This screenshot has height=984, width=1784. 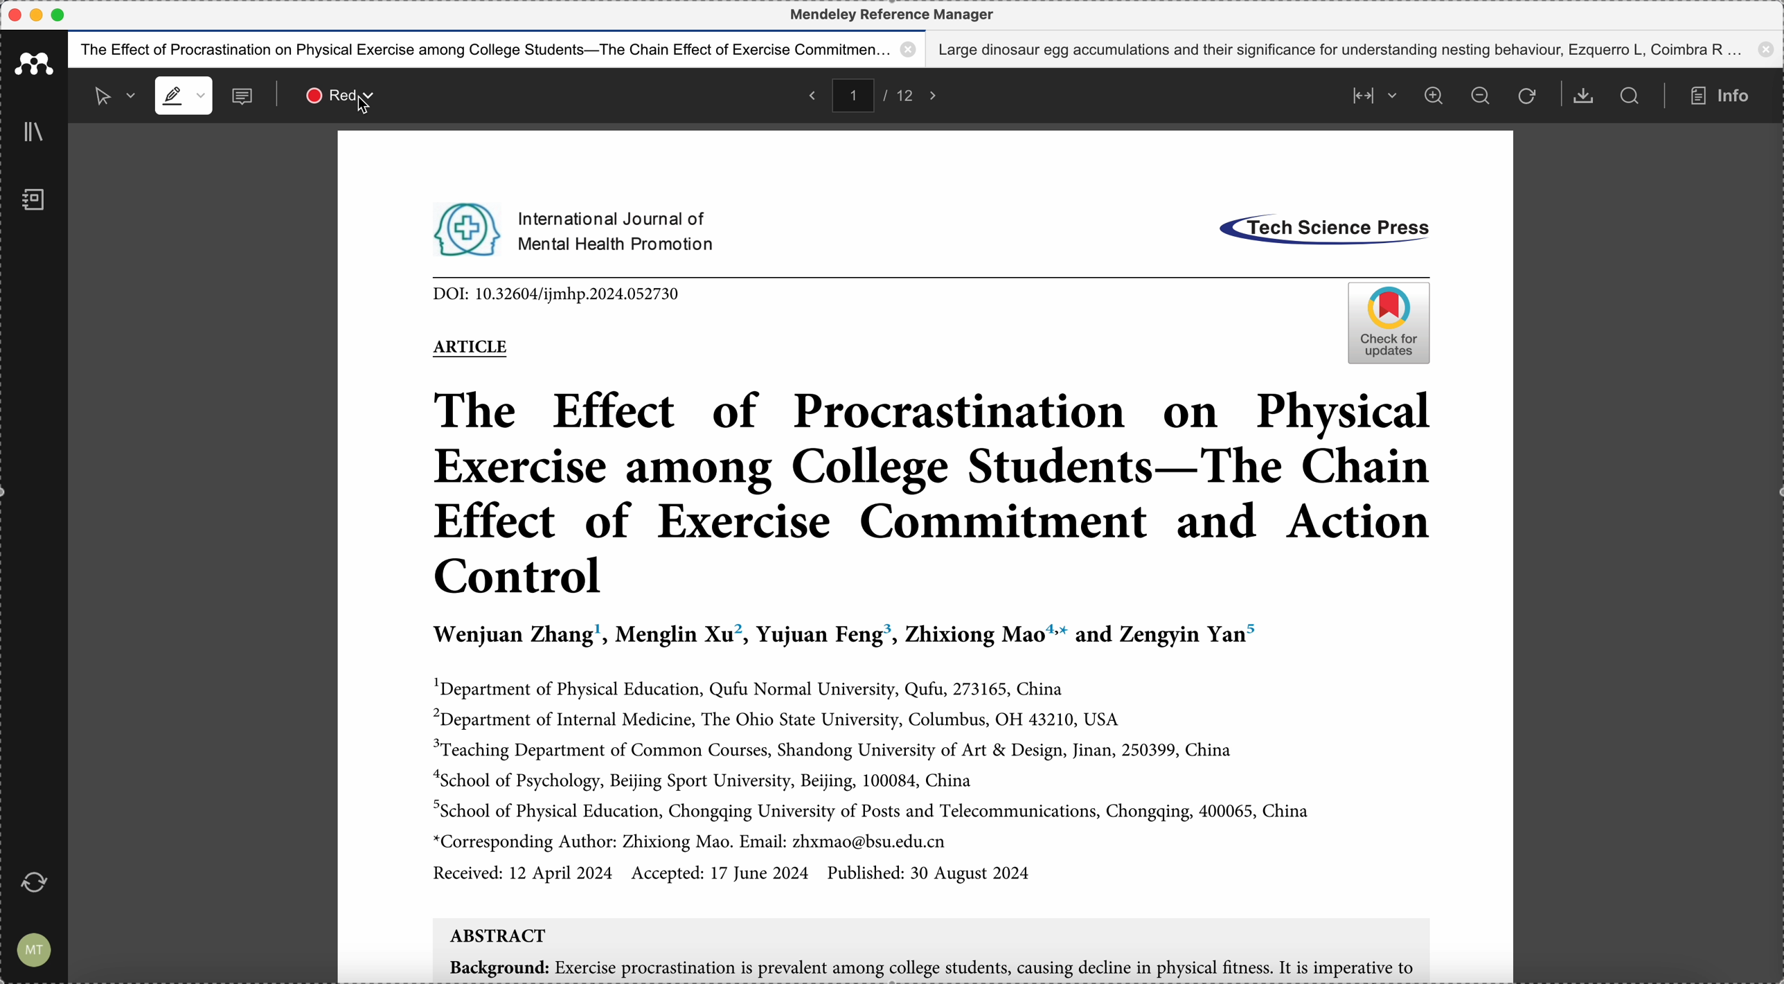 I want to click on The effect of procastination on physical exercise among college students - The Chain effect of exercise, so click(x=497, y=49).